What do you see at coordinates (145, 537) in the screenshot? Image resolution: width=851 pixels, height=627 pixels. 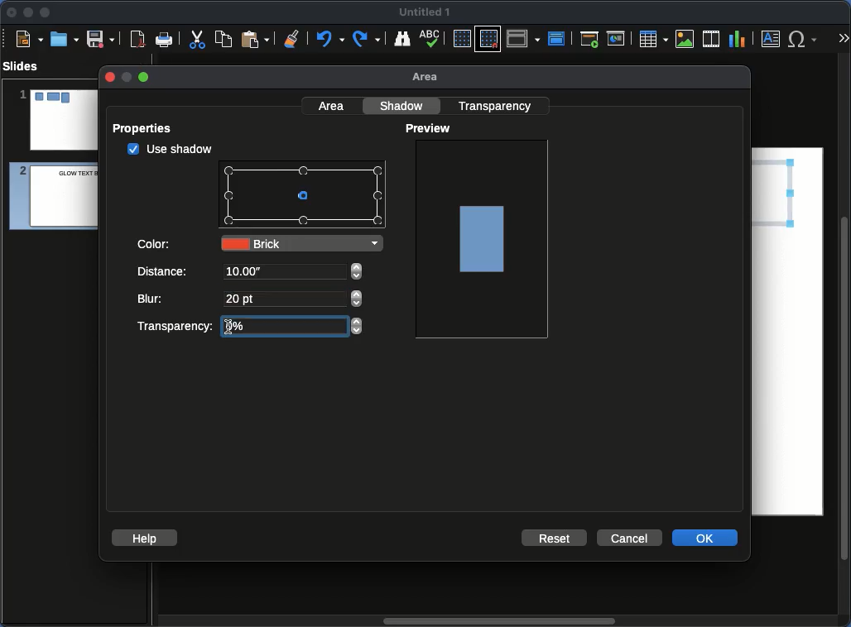 I see `Help` at bounding box center [145, 537].